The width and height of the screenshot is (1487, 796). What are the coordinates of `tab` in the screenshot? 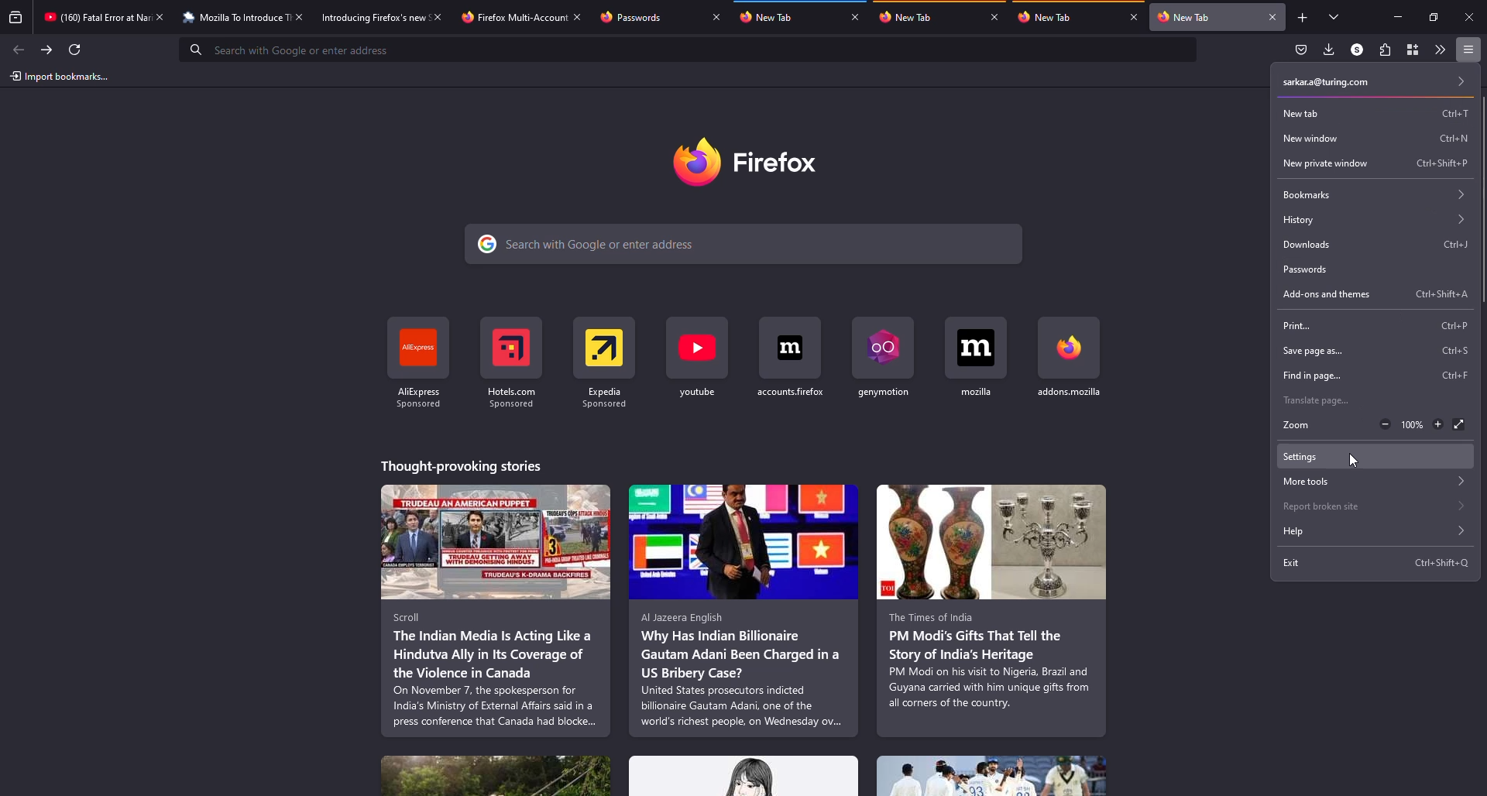 It's located at (768, 16).